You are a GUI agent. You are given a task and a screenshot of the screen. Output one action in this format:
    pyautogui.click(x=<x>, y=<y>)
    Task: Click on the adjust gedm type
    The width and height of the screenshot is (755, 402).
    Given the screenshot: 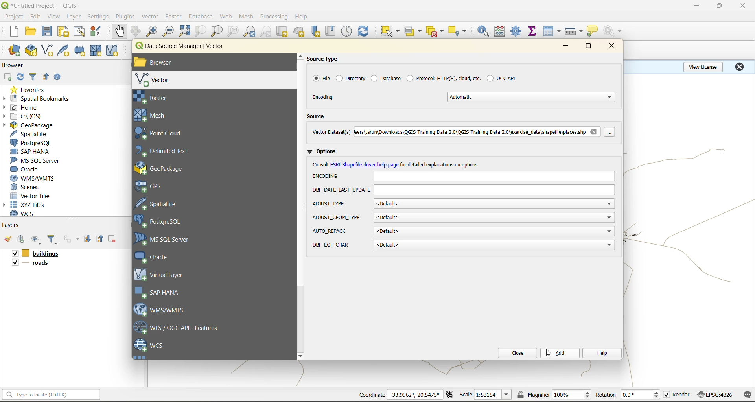 What is the action you would take?
    pyautogui.click(x=494, y=218)
    